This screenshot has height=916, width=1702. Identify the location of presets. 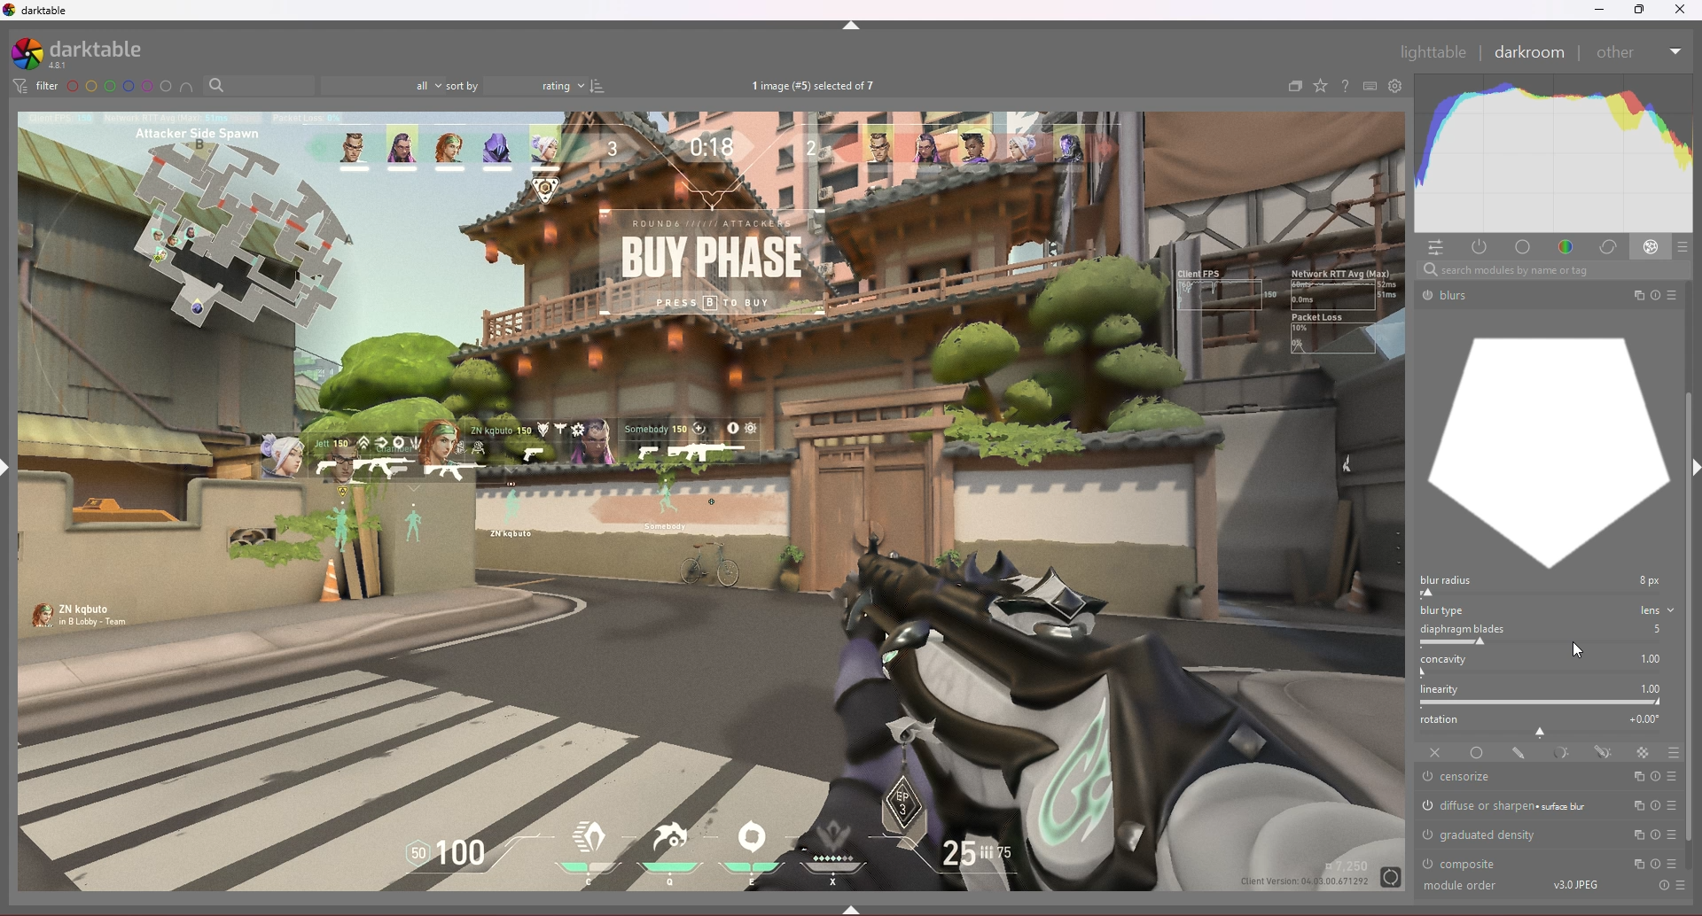
(1672, 805).